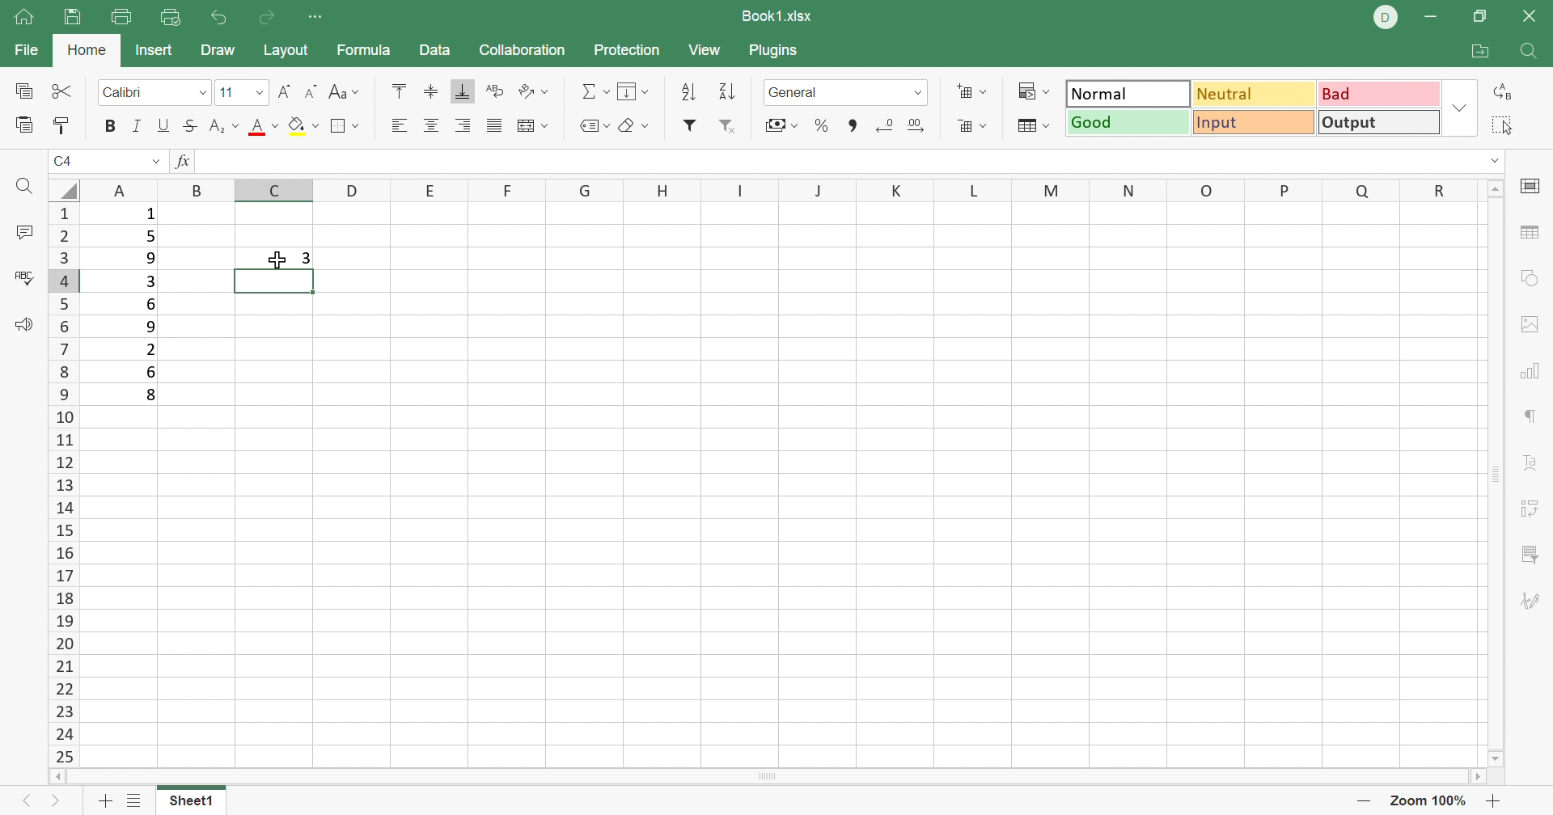  Describe the element at coordinates (704, 49) in the screenshot. I see `View` at that location.